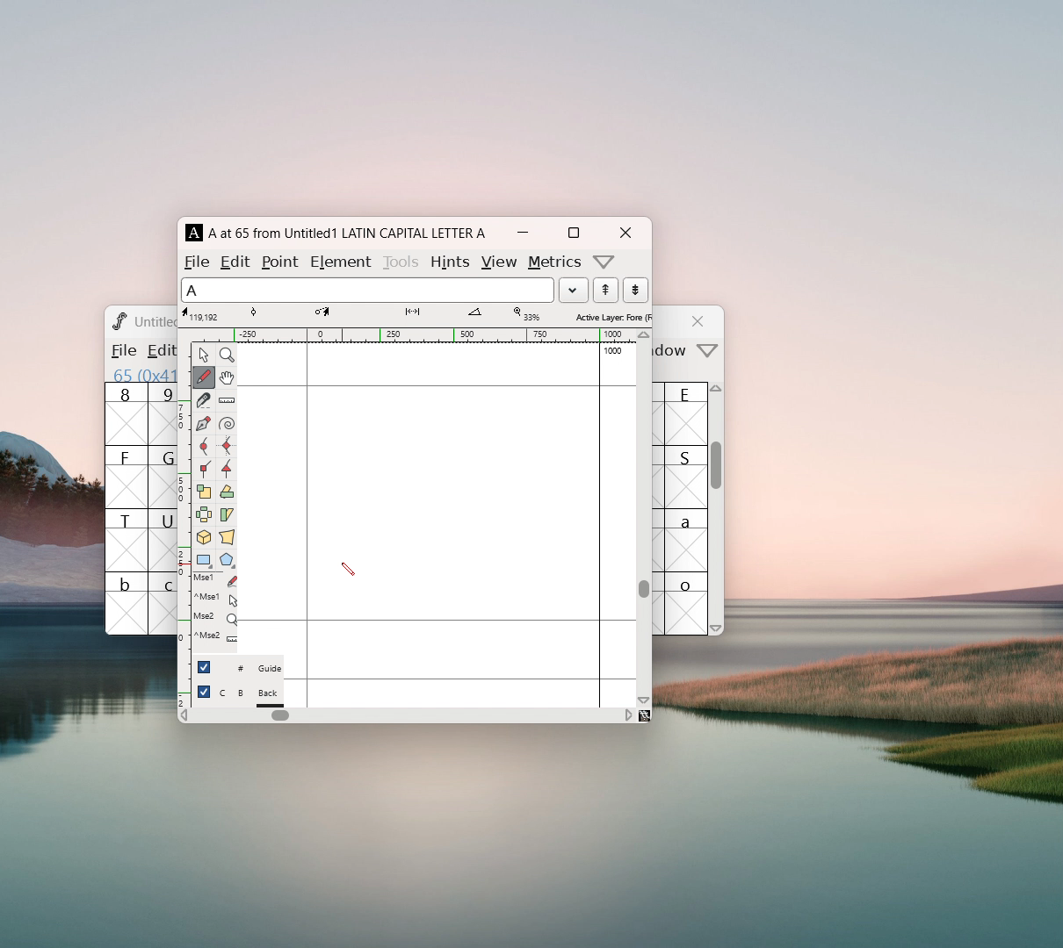 The height and width of the screenshot is (948, 1063). What do you see at coordinates (688, 603) in the screenshot?
I see `o` at bounding box center [688, 603].